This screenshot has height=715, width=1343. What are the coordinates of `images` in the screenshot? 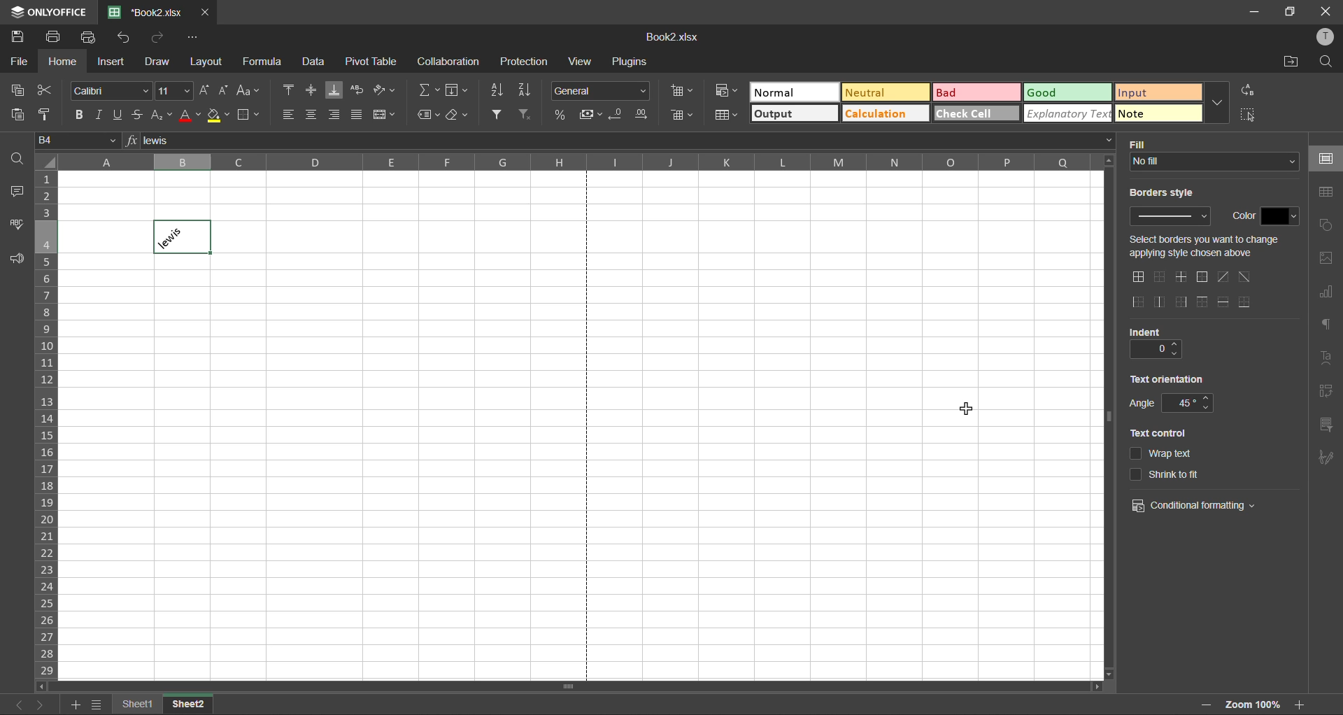 It's located at (1325, 259).